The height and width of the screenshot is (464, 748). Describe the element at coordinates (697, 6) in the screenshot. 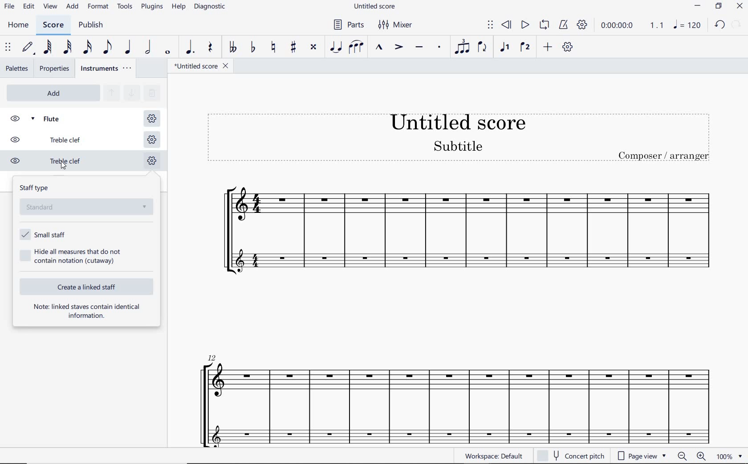

I see `minimize` at that location.